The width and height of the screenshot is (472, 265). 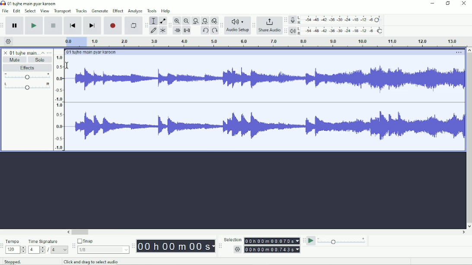 I want to click on Record Meter, so click(x=337, y=20).